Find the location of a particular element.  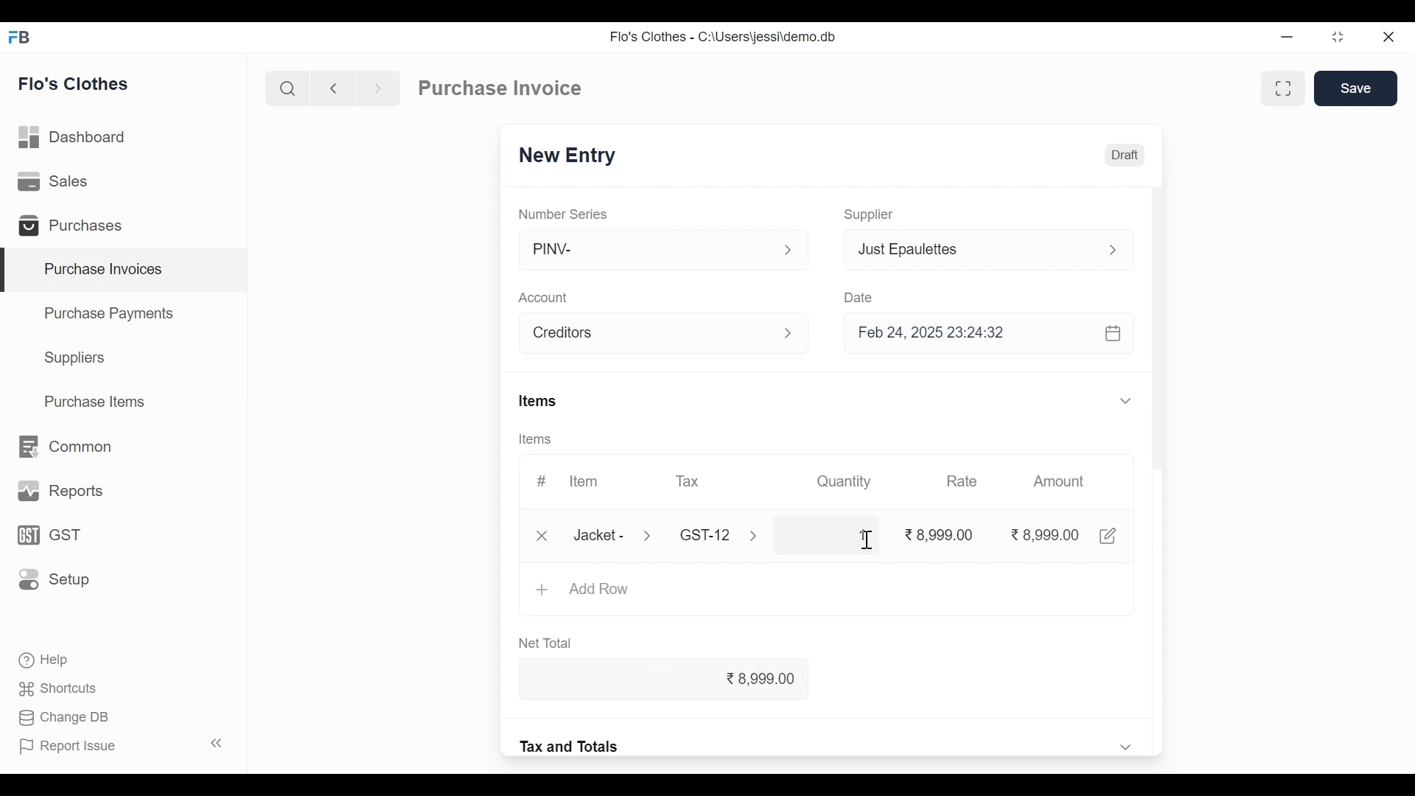

Reports is located at coordinates (57, 489).